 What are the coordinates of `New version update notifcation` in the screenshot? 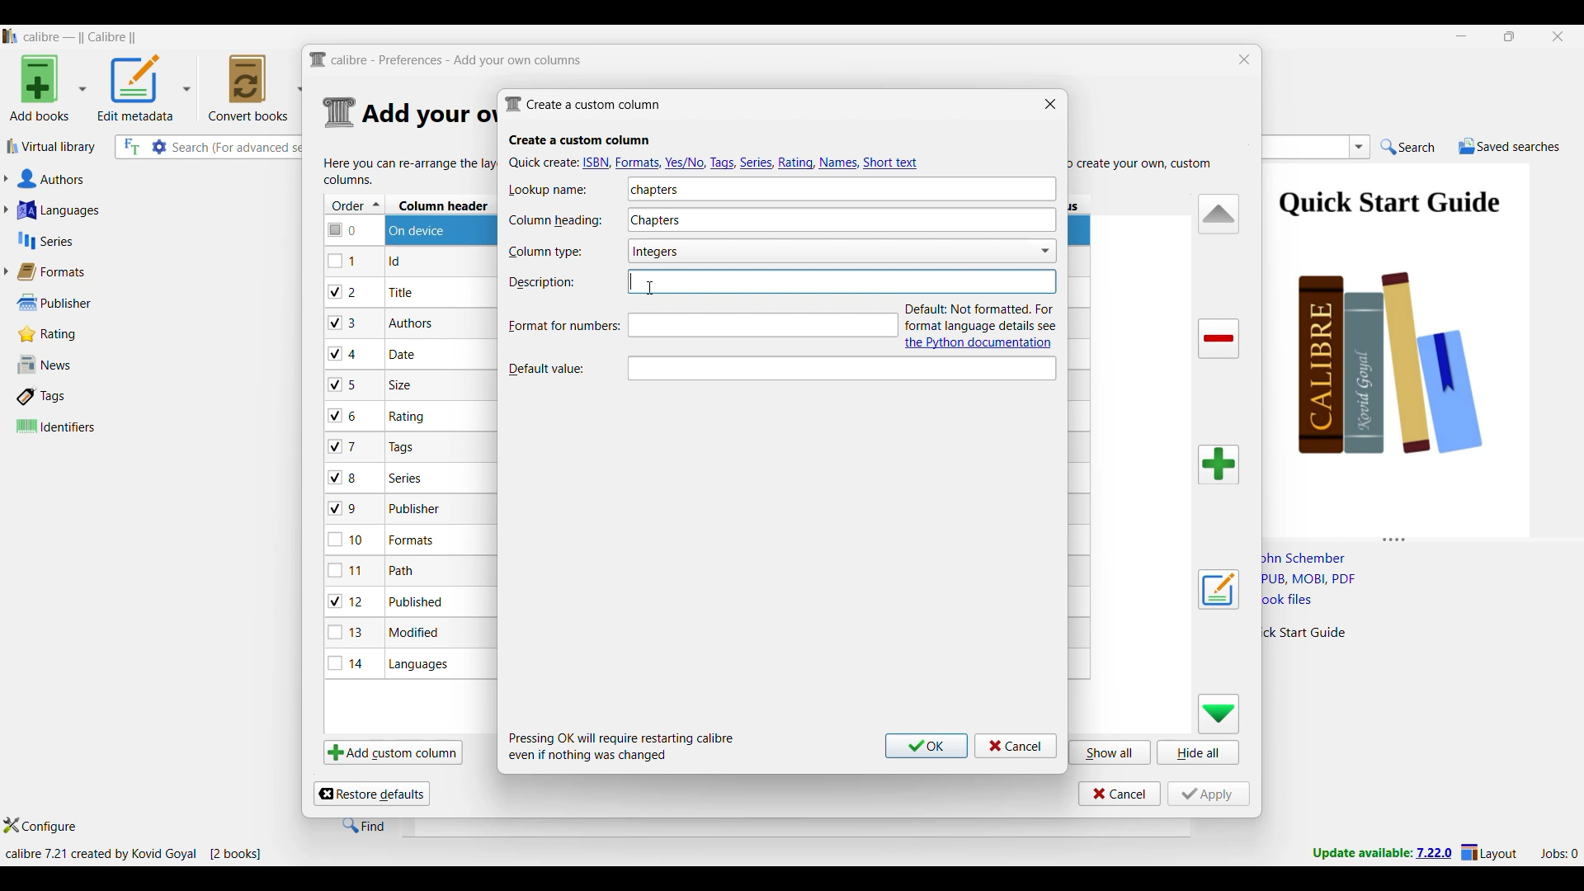 It's located at (1382, 852).